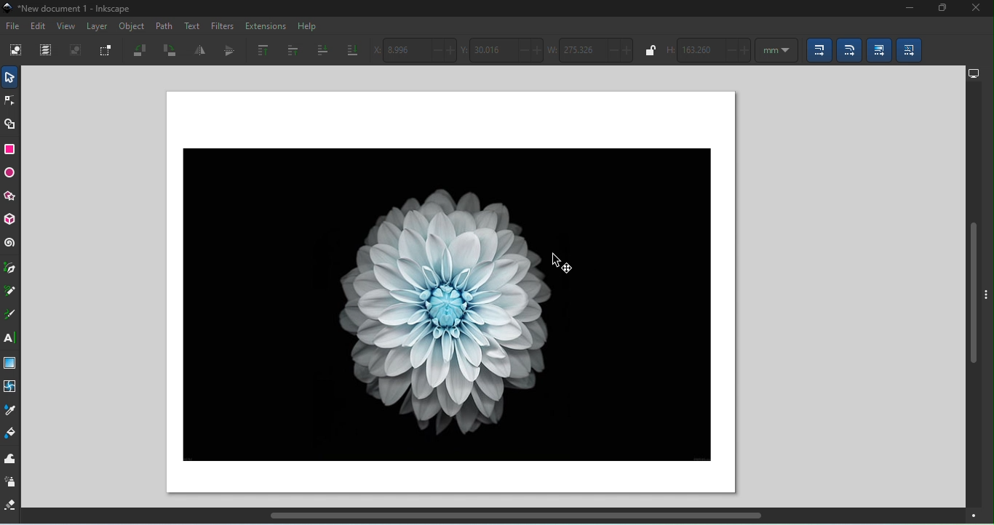 Image resolution: width=994 pixels, height=525 pixels. I want to click on Select all objects, so click(16, 52).